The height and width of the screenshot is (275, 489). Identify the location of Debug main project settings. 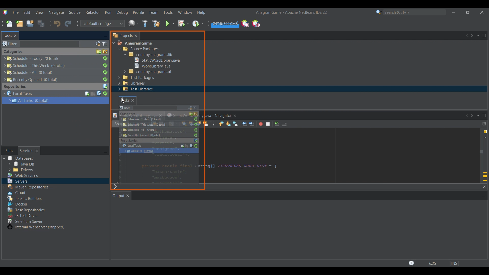
(183, 23).